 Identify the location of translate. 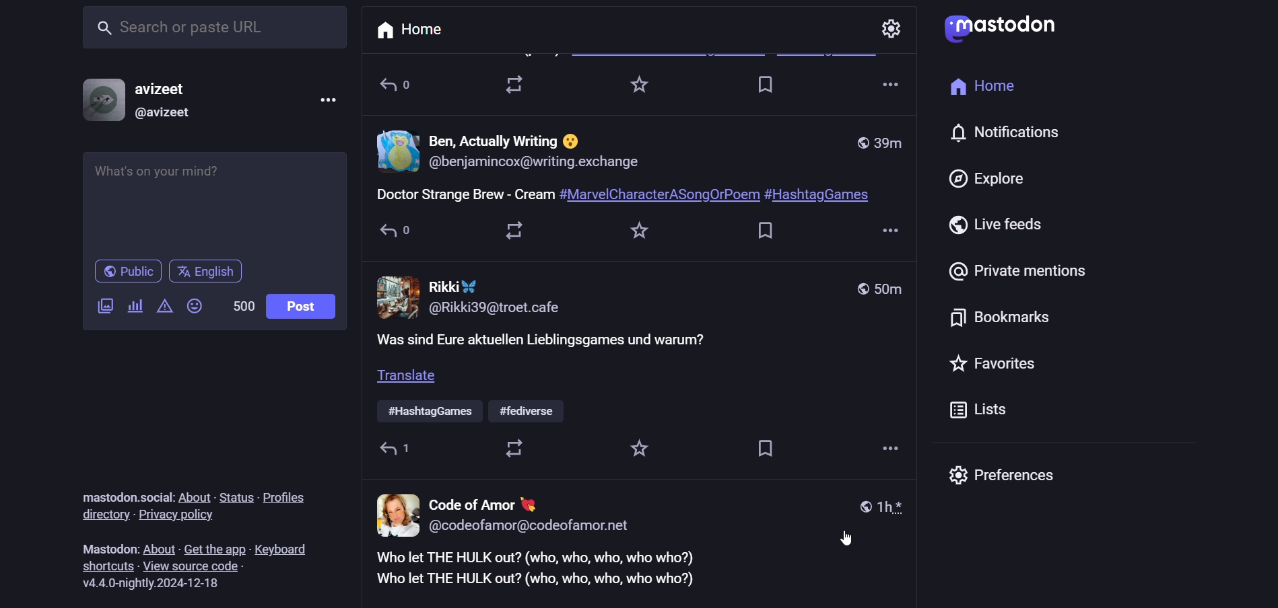
(412, 379).